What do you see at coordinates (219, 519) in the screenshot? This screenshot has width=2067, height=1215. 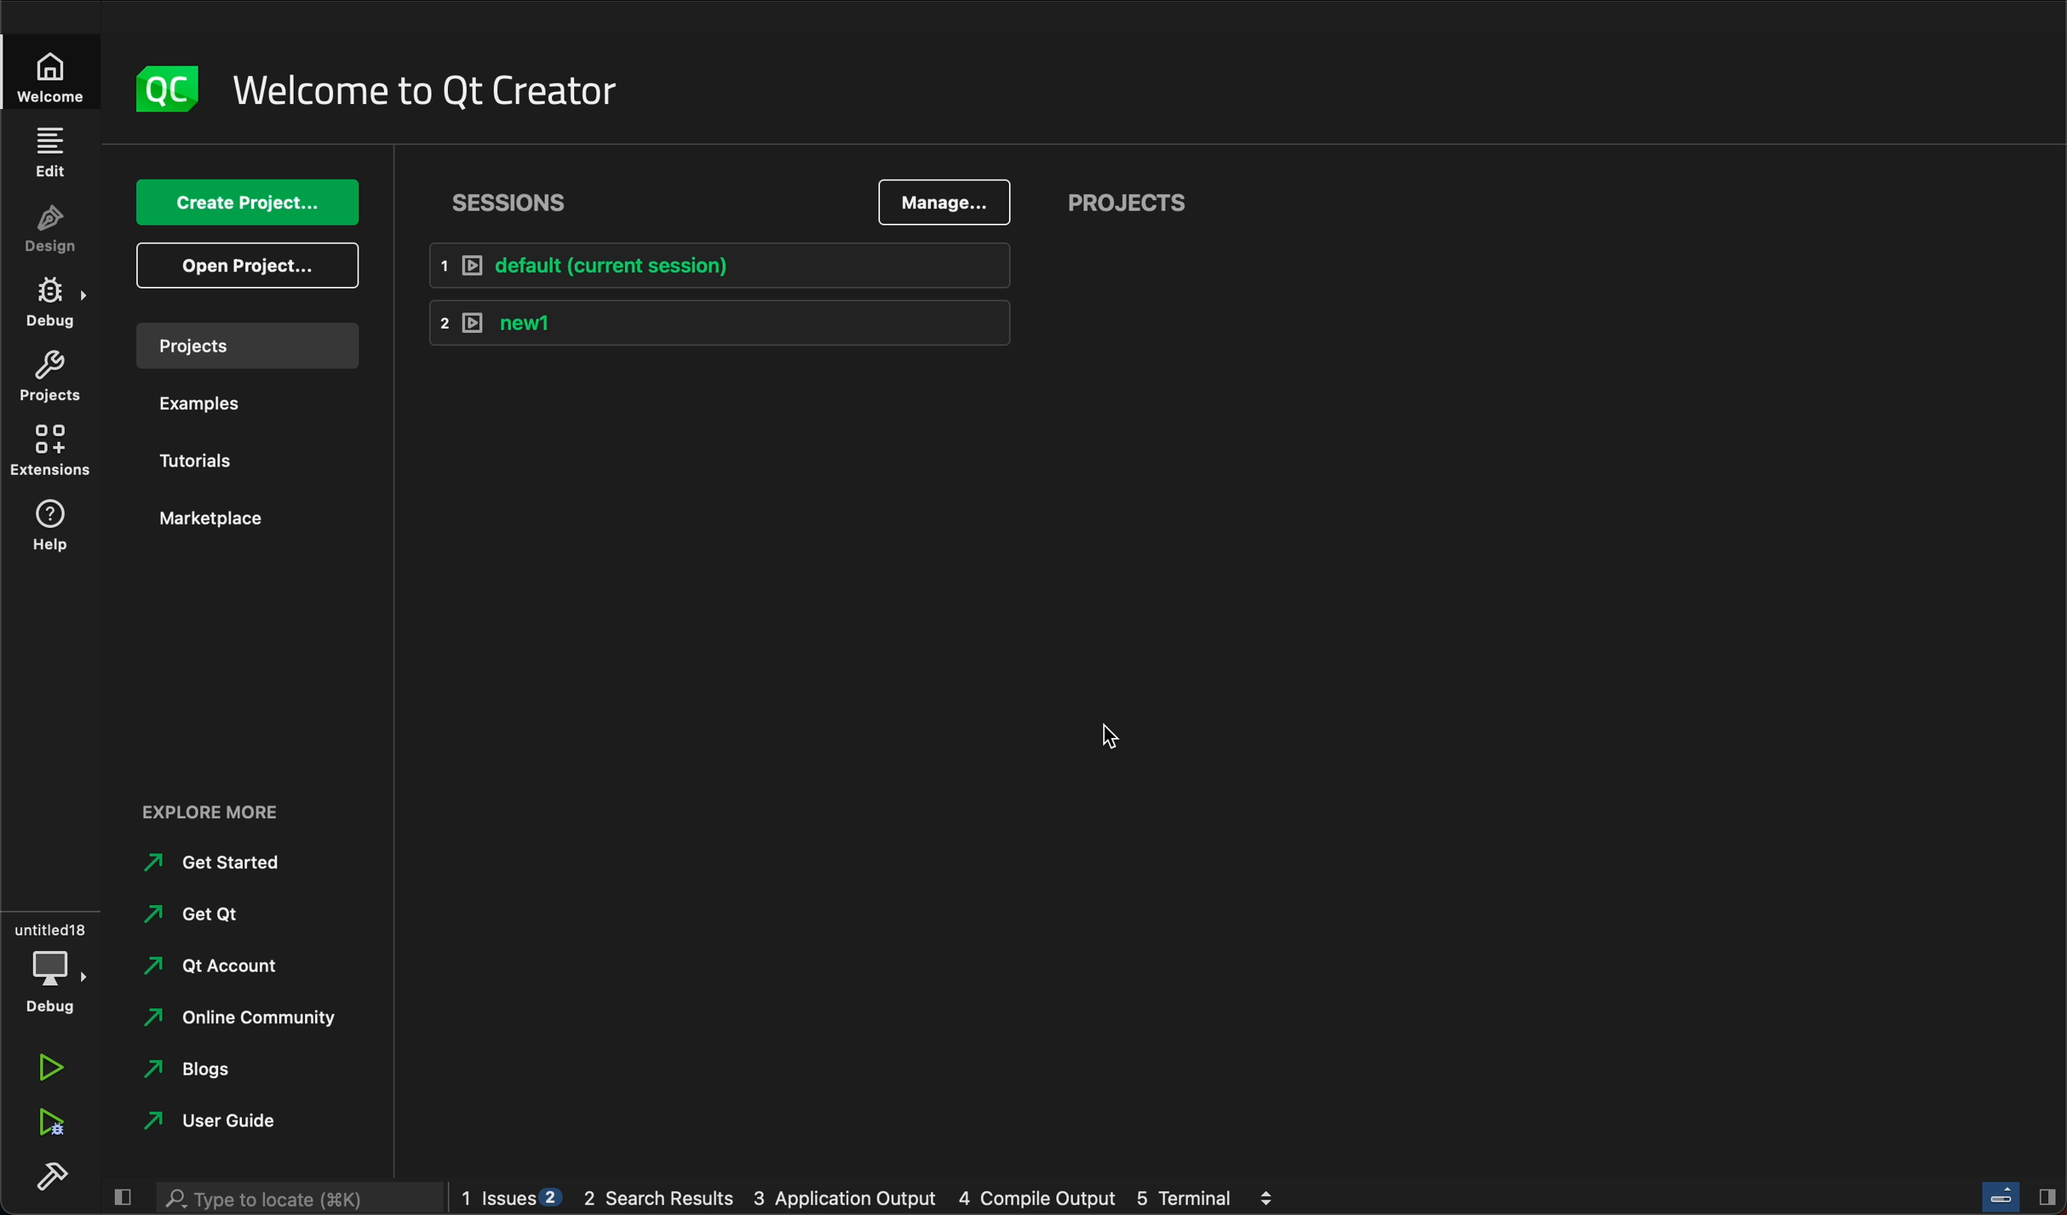 I see `marketplace` at bounding box center [219, 519].